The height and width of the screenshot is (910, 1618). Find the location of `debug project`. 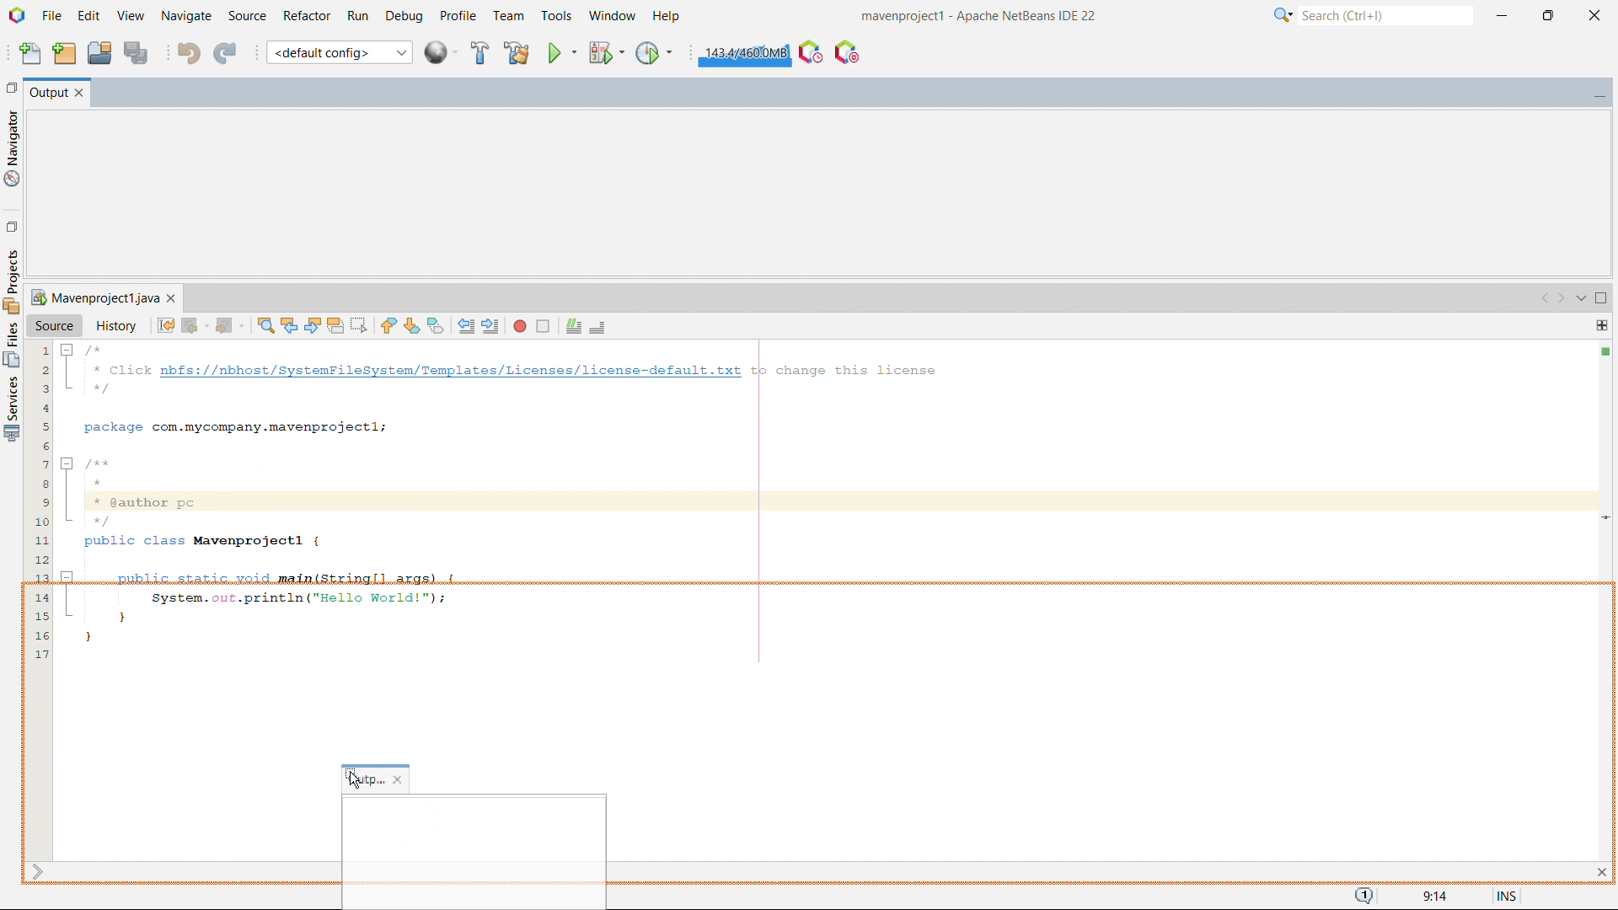

debug project is located at coordinates (605, 52).